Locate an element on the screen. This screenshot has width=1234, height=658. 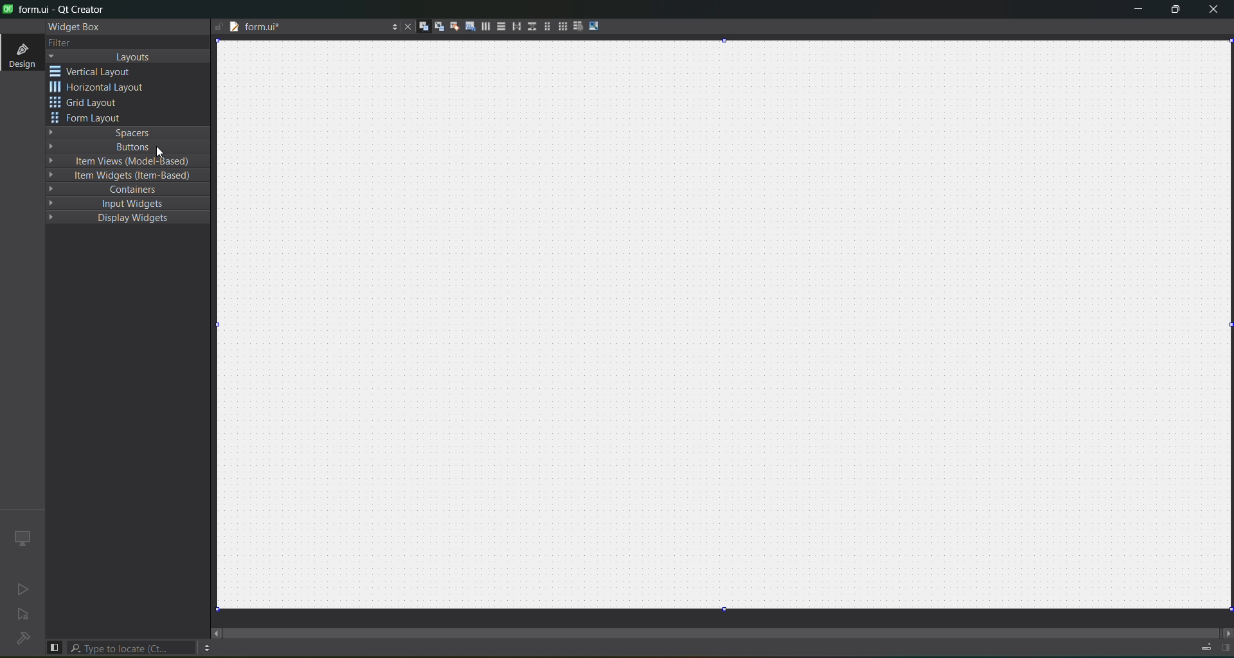
no active is located at coordinates (20, 590).